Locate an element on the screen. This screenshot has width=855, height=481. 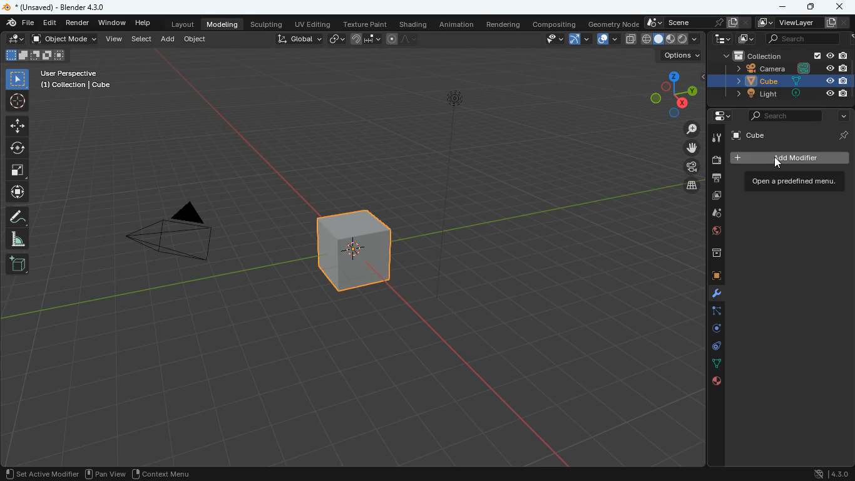
uv editing is located at coordinates (312, 23).